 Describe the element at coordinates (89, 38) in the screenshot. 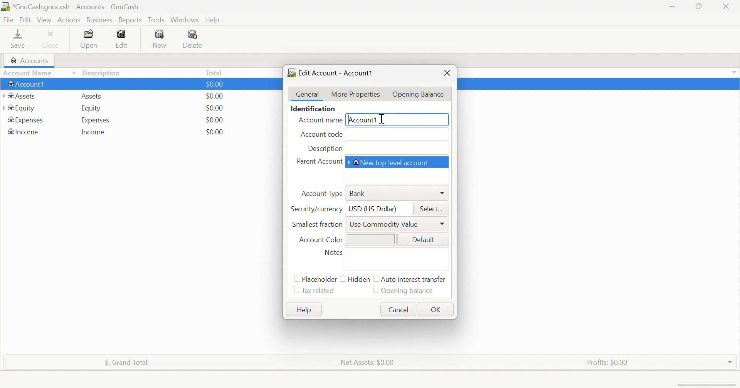

I see `Open` at that location.